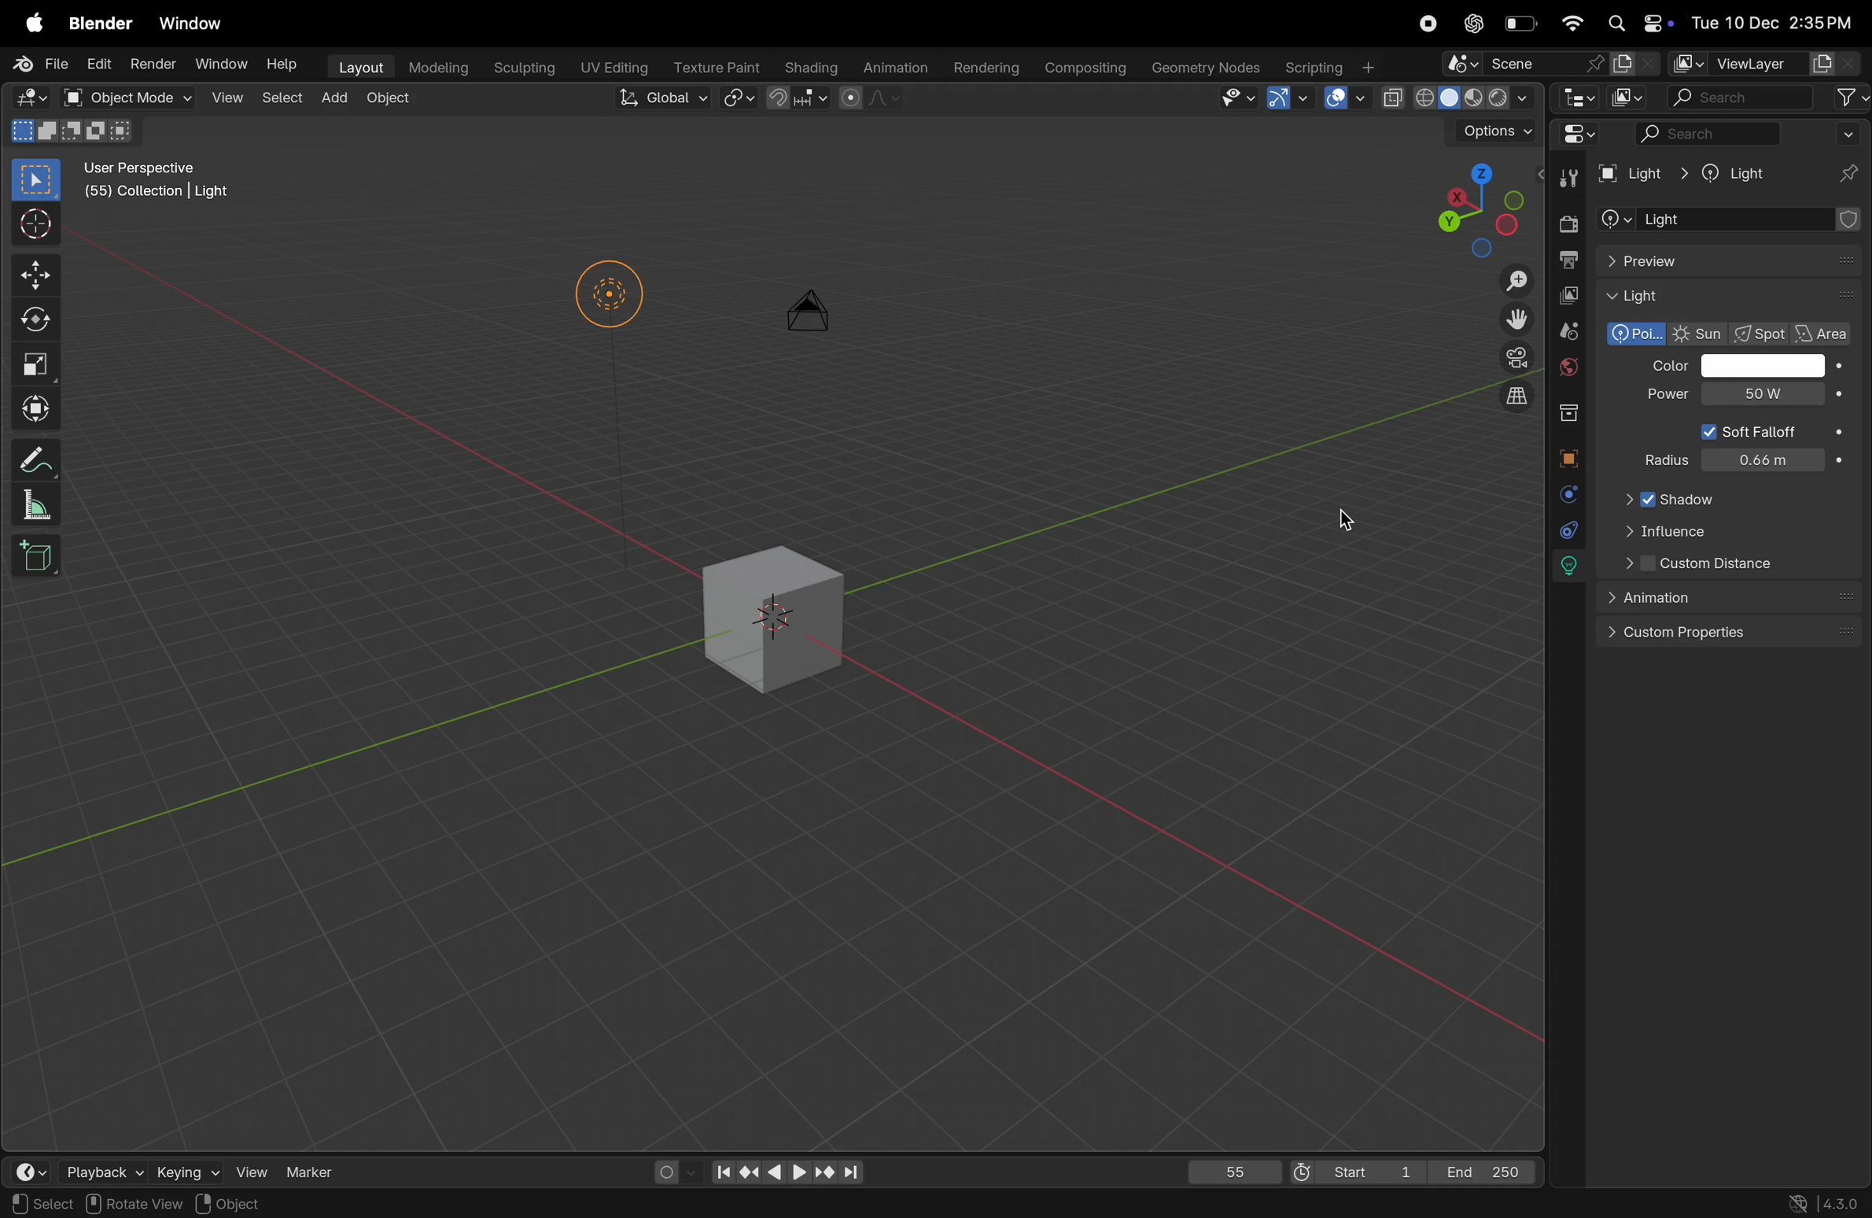 This screenshot has width=1872, height=1218. Describe the element at coordinates (1635, 334) in the screenshot. I see `polarized` at that location.